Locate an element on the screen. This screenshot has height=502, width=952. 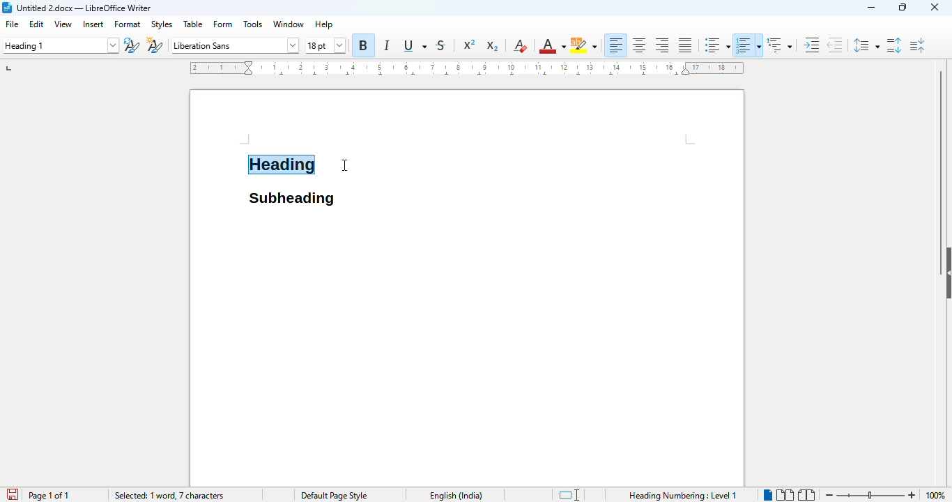
italic unselected is located at coordinates (385, 47).